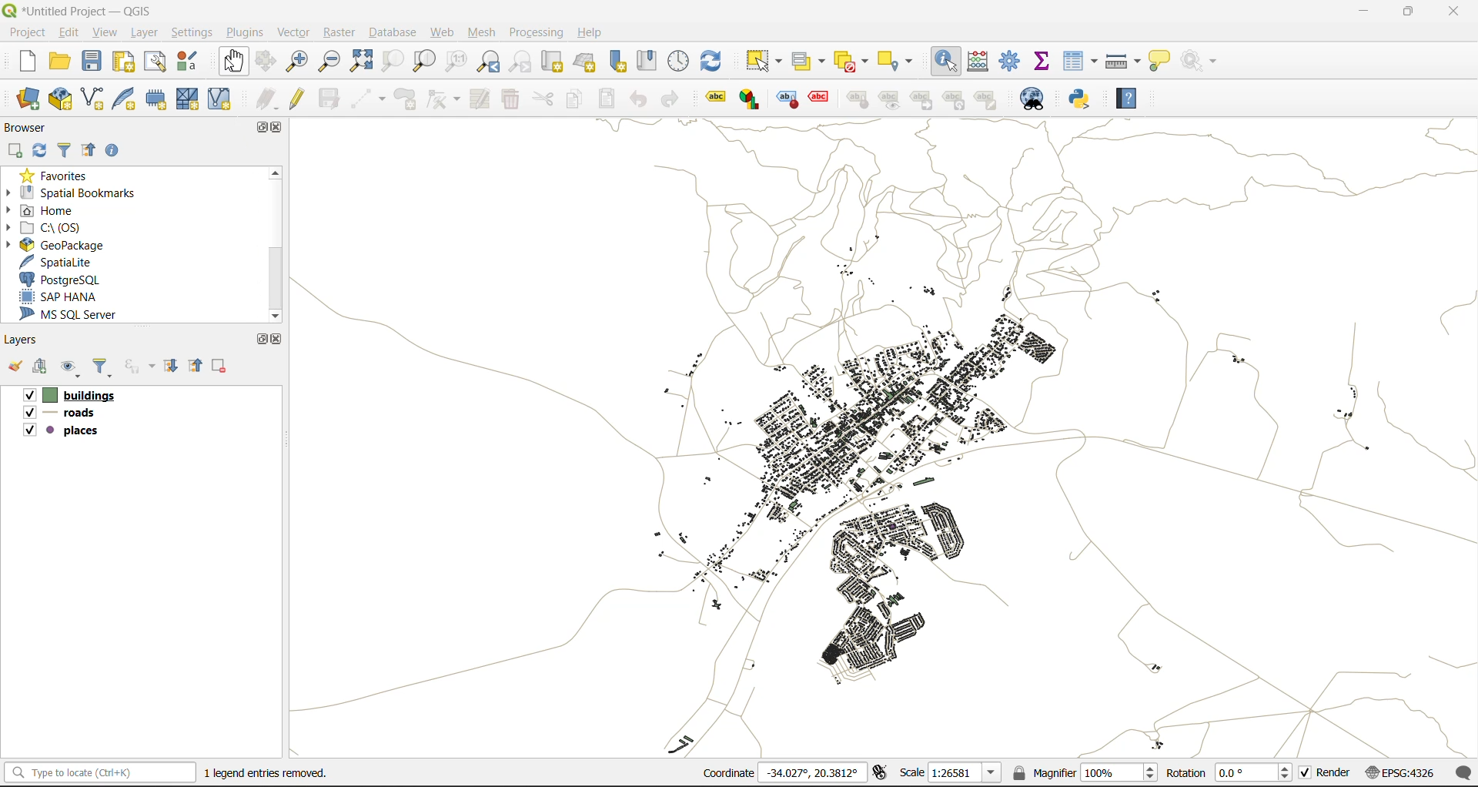 This screenshot has height=787, width=1478. What do you see at coordinates (157, 62) in the screenshot?
I see `show layout` at bounding box center [157, 62].